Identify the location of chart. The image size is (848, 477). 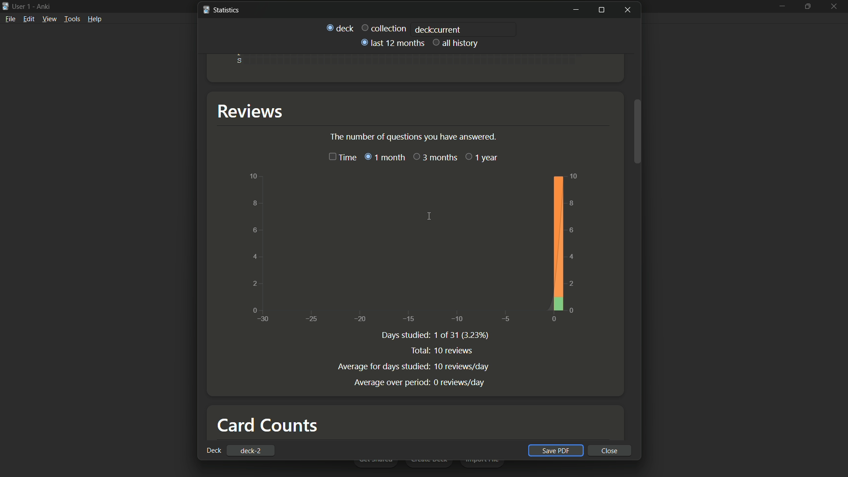
(414, 250).